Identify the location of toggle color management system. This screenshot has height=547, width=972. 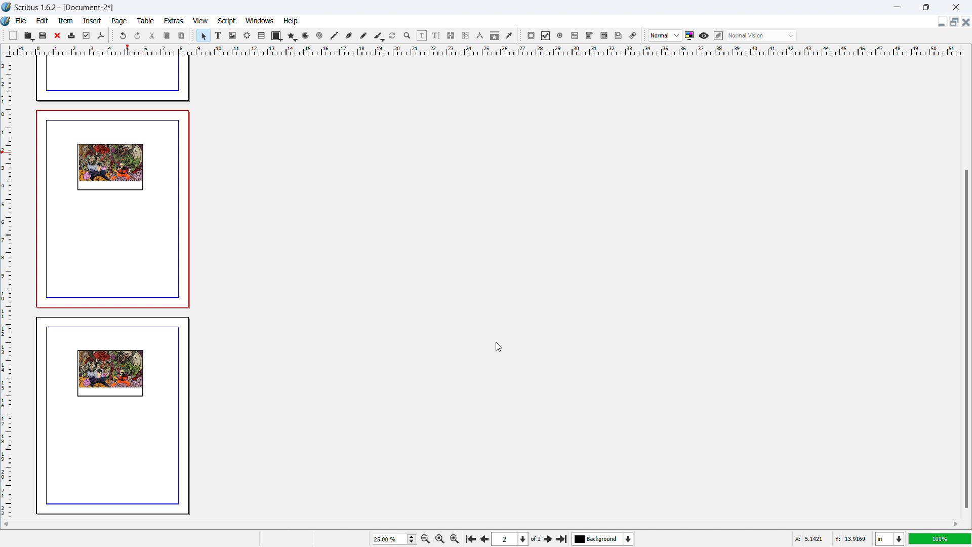
(690, 35).